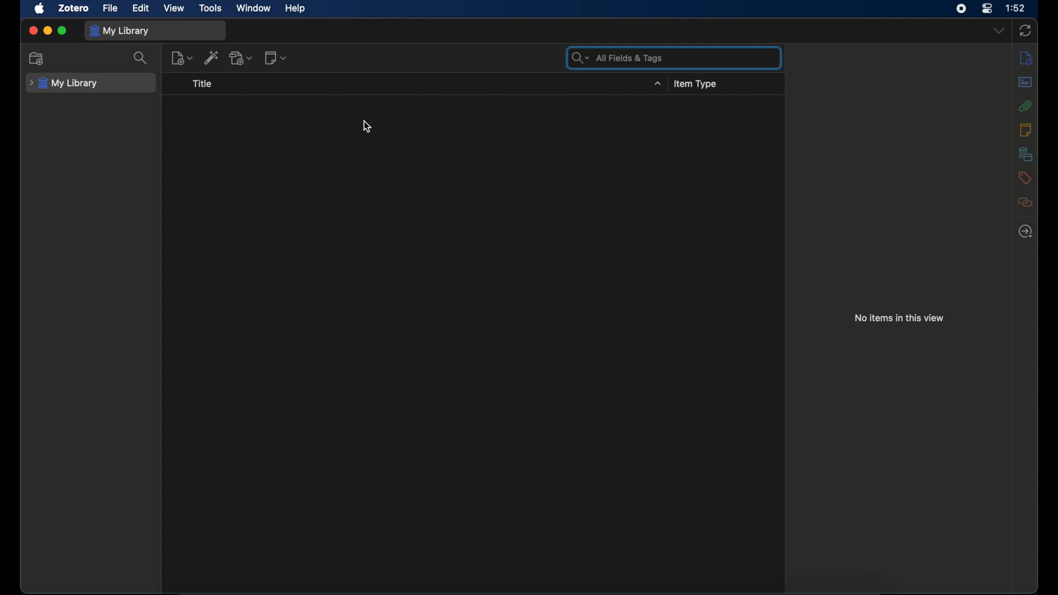 Image resolution: width=1058 pixels, height=595 pixels. What do you see at coordinates (619, 58) in the screenshot?
I see `search bar` at bounding box center [619, 58].